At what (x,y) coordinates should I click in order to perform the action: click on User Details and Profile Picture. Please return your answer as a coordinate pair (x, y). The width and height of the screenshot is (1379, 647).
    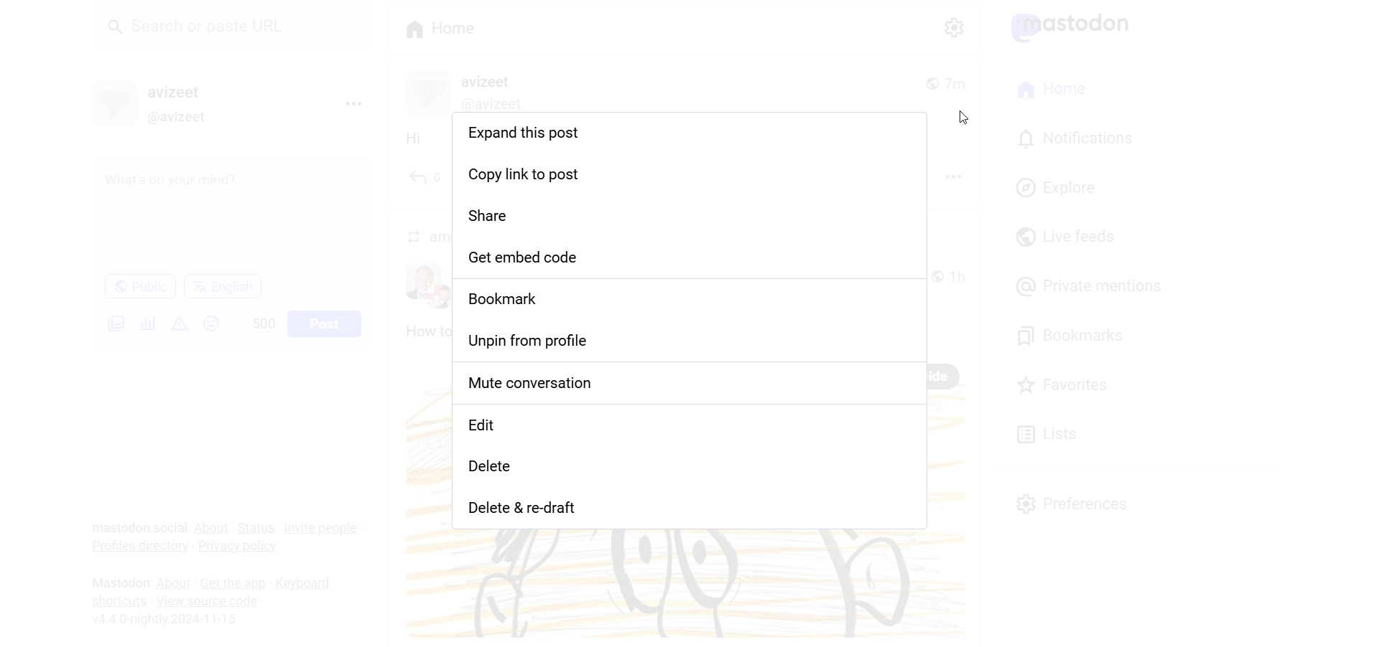
    Looking at the image, I should click on (473, 92).